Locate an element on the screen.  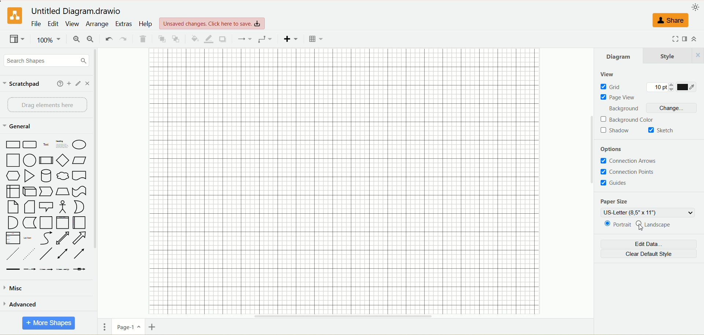
insert page is located at coordinates (151, 328).